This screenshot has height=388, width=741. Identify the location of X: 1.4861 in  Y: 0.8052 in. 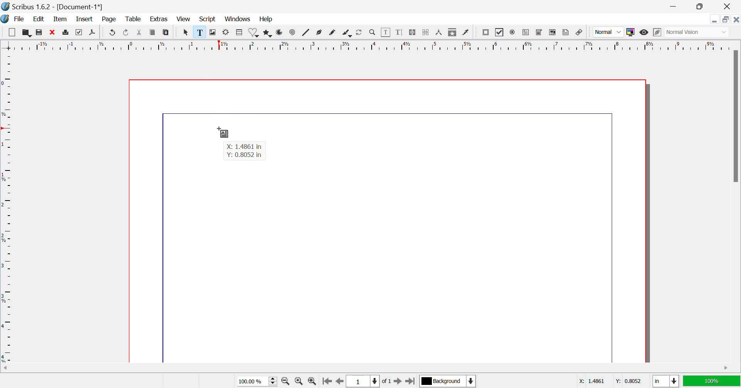
(245, 150).